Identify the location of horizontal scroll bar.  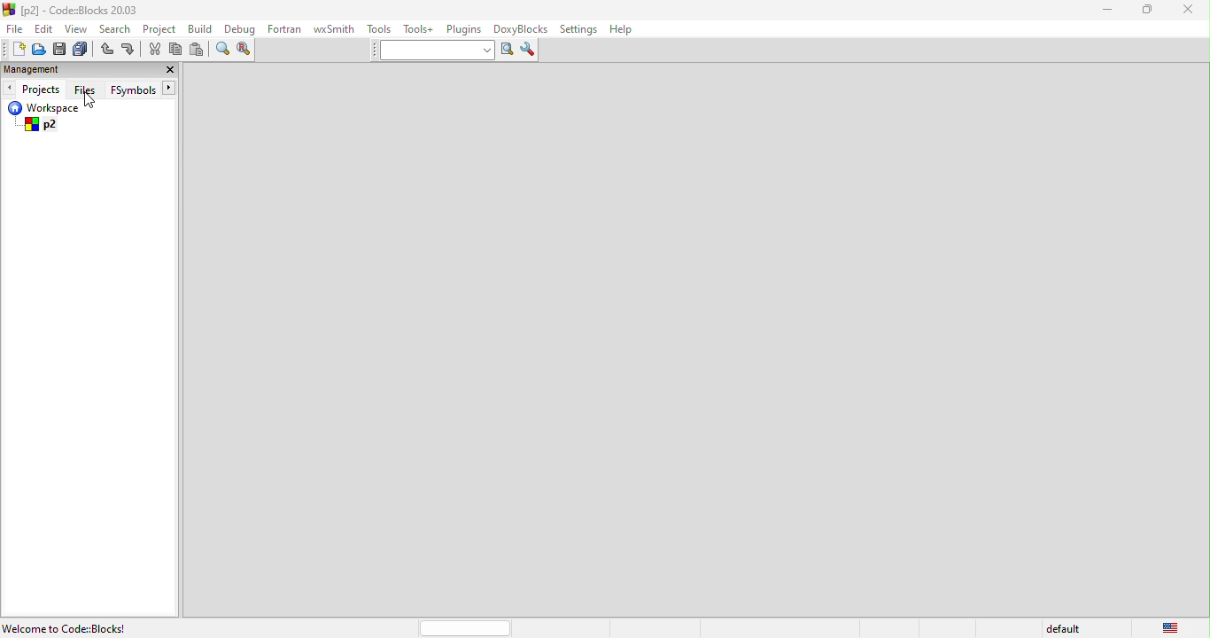
(462, 627).